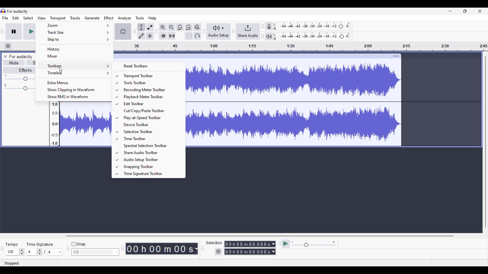  Describe the element at coordinates (214, 243) in the screenshot. I see `selection` at that location.